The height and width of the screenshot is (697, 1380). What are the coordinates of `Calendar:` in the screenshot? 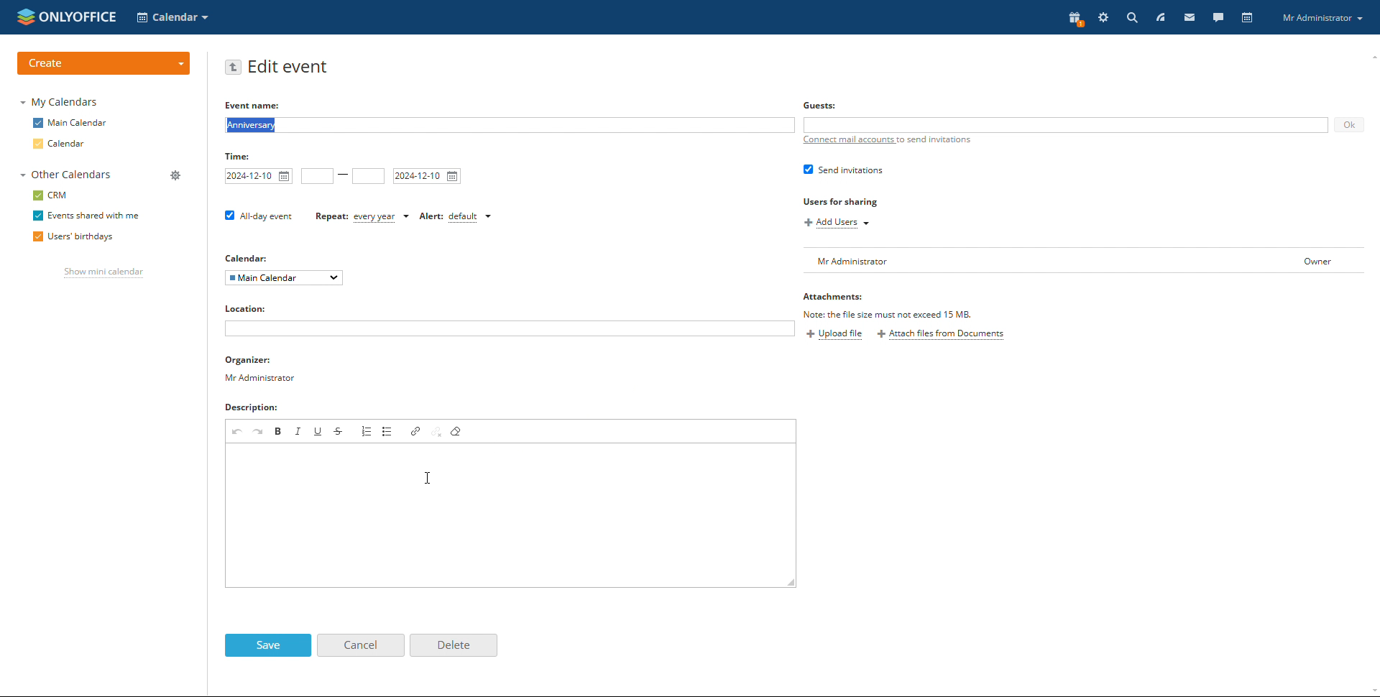 It's located at (251, 257).